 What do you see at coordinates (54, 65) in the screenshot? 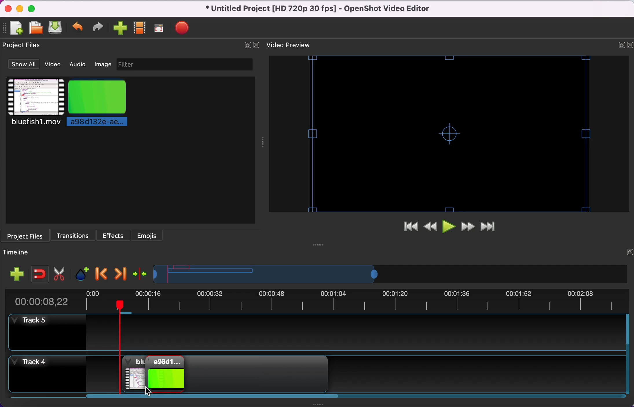
I see `video` at bounding box center [54, 65].